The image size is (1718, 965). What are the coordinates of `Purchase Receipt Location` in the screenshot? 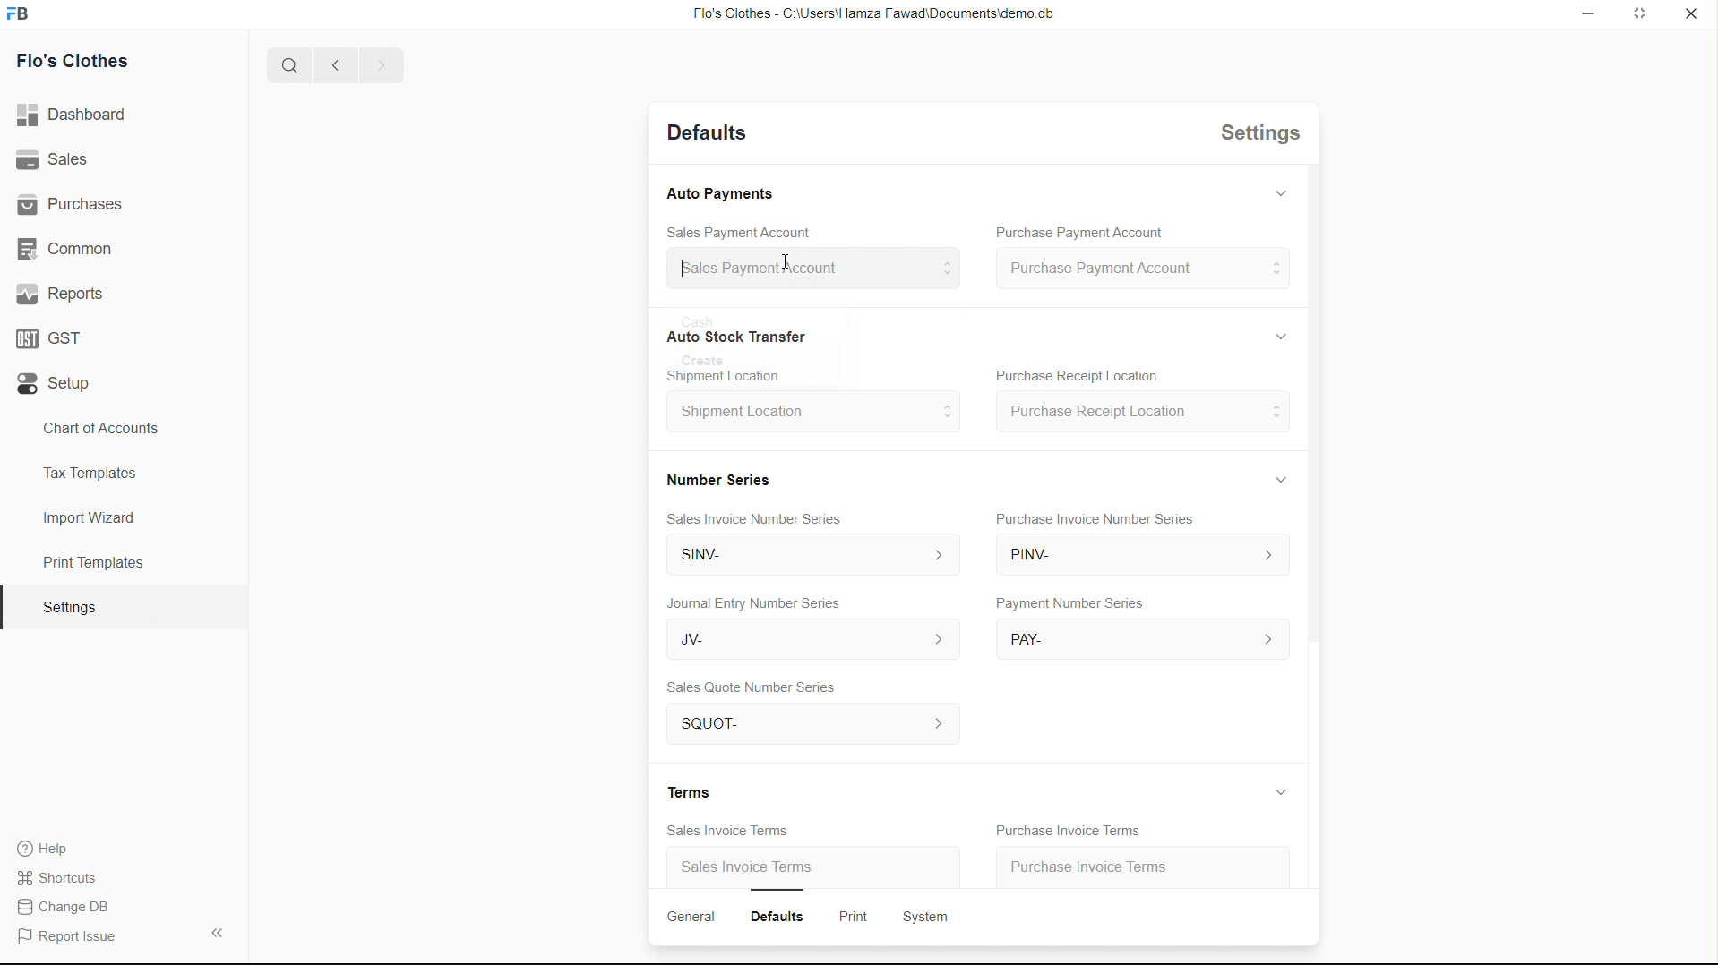 It's located at (1075, 376).